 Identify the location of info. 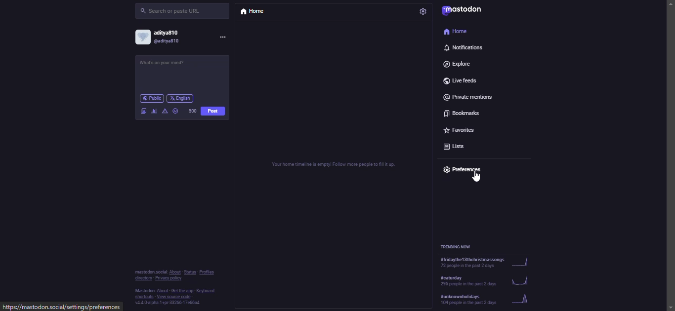
(174, 287).